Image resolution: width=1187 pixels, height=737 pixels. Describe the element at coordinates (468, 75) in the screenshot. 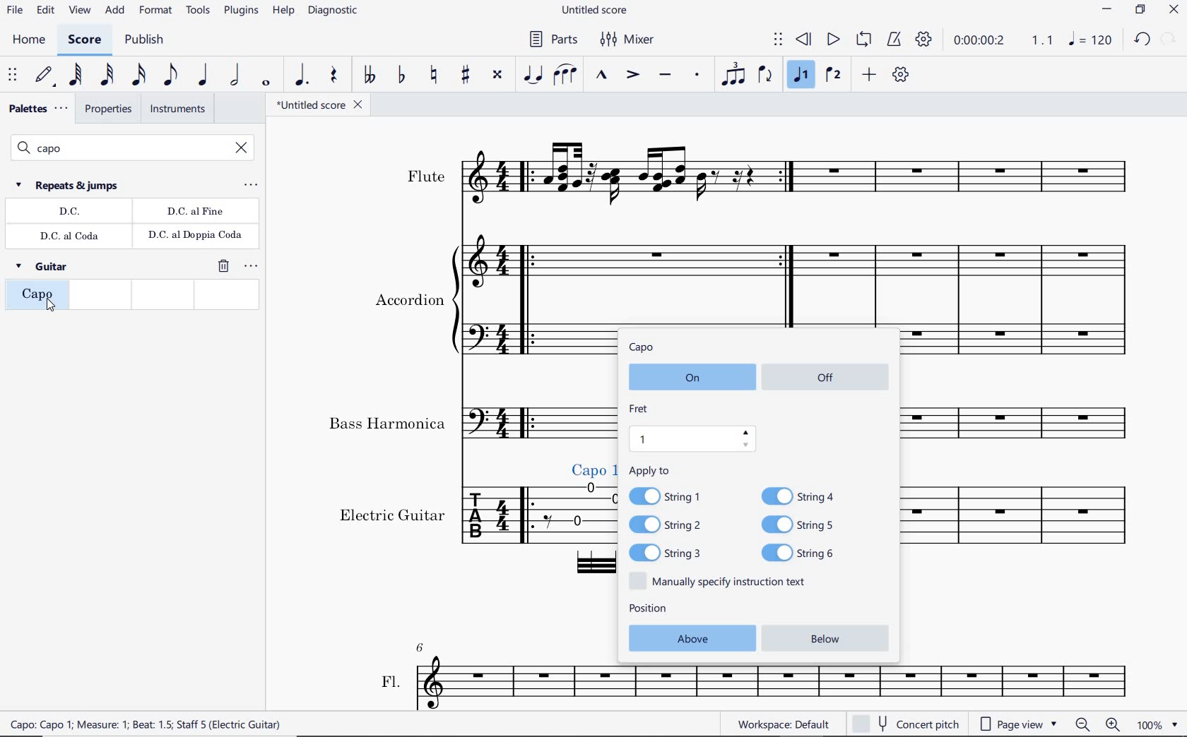

I see `toggle sharp` at that location.